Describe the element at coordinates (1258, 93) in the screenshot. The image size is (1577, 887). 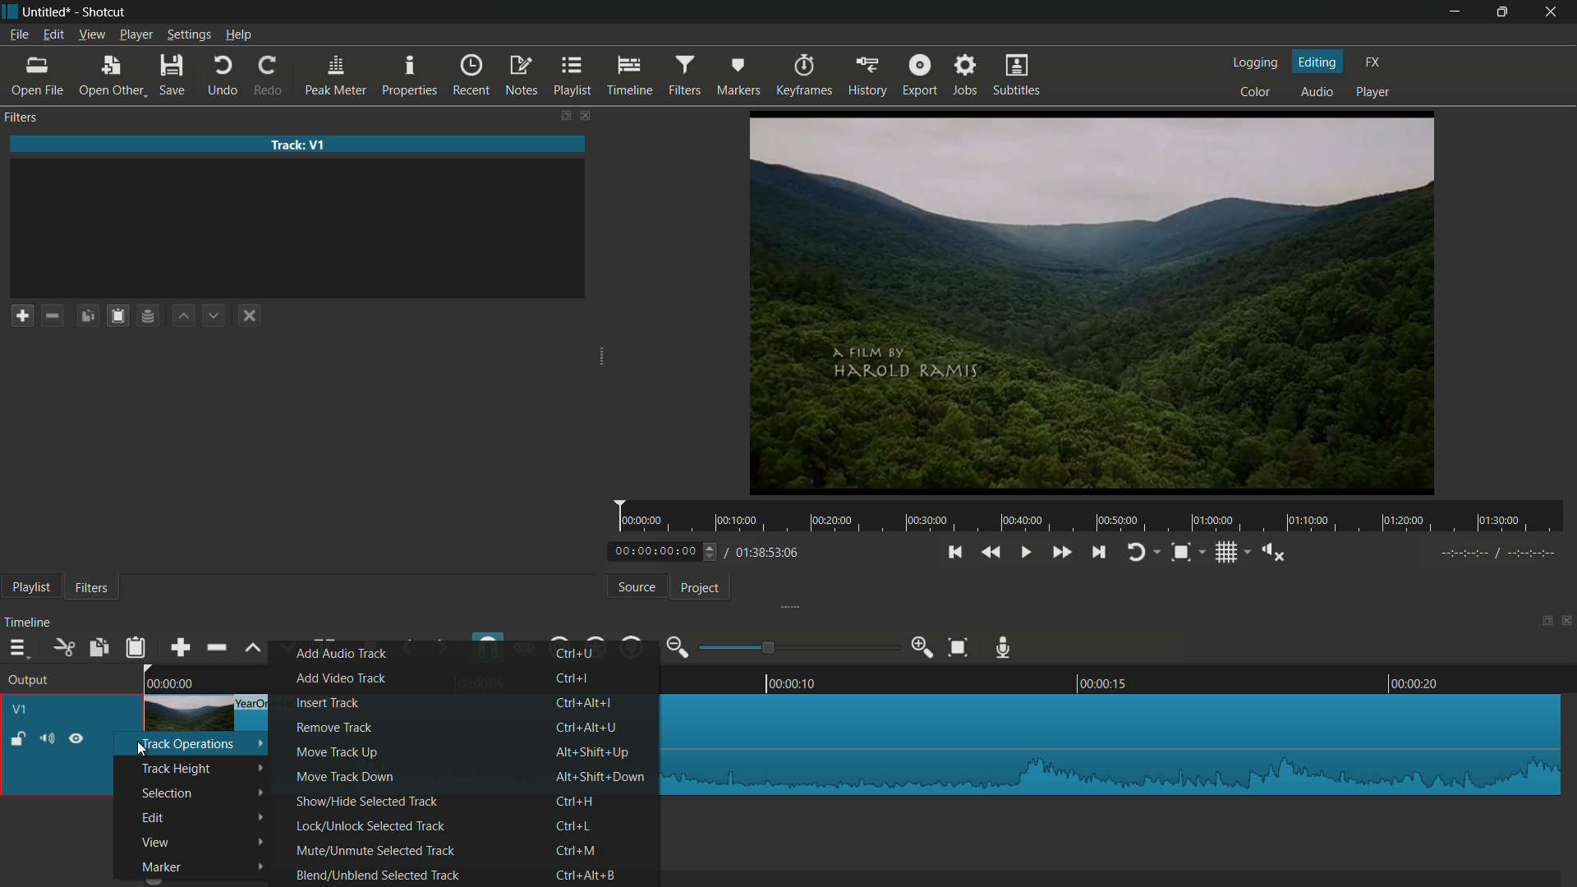
I see `color` at that location.